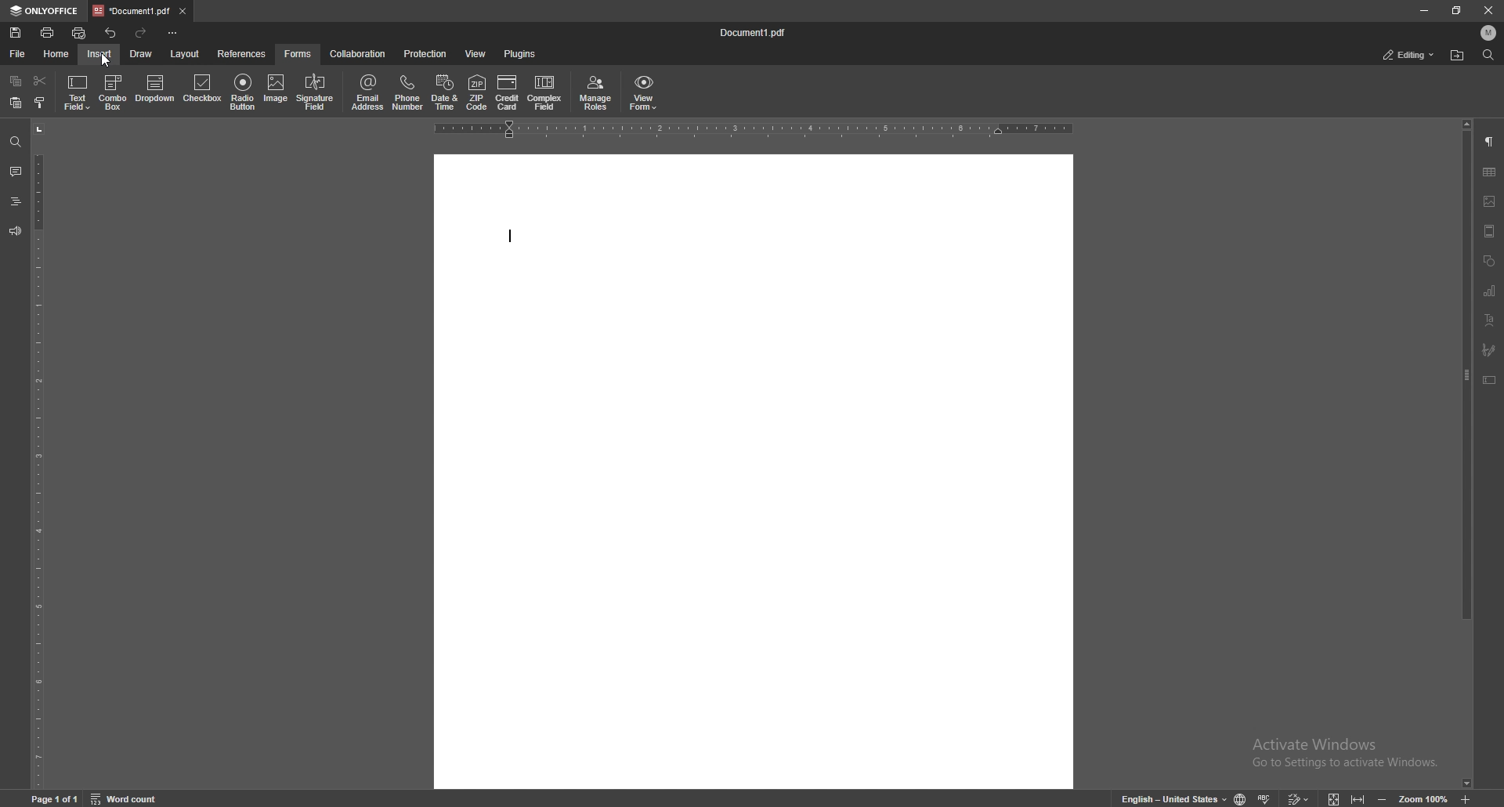  I want to click on phone number, so click(409, 90).